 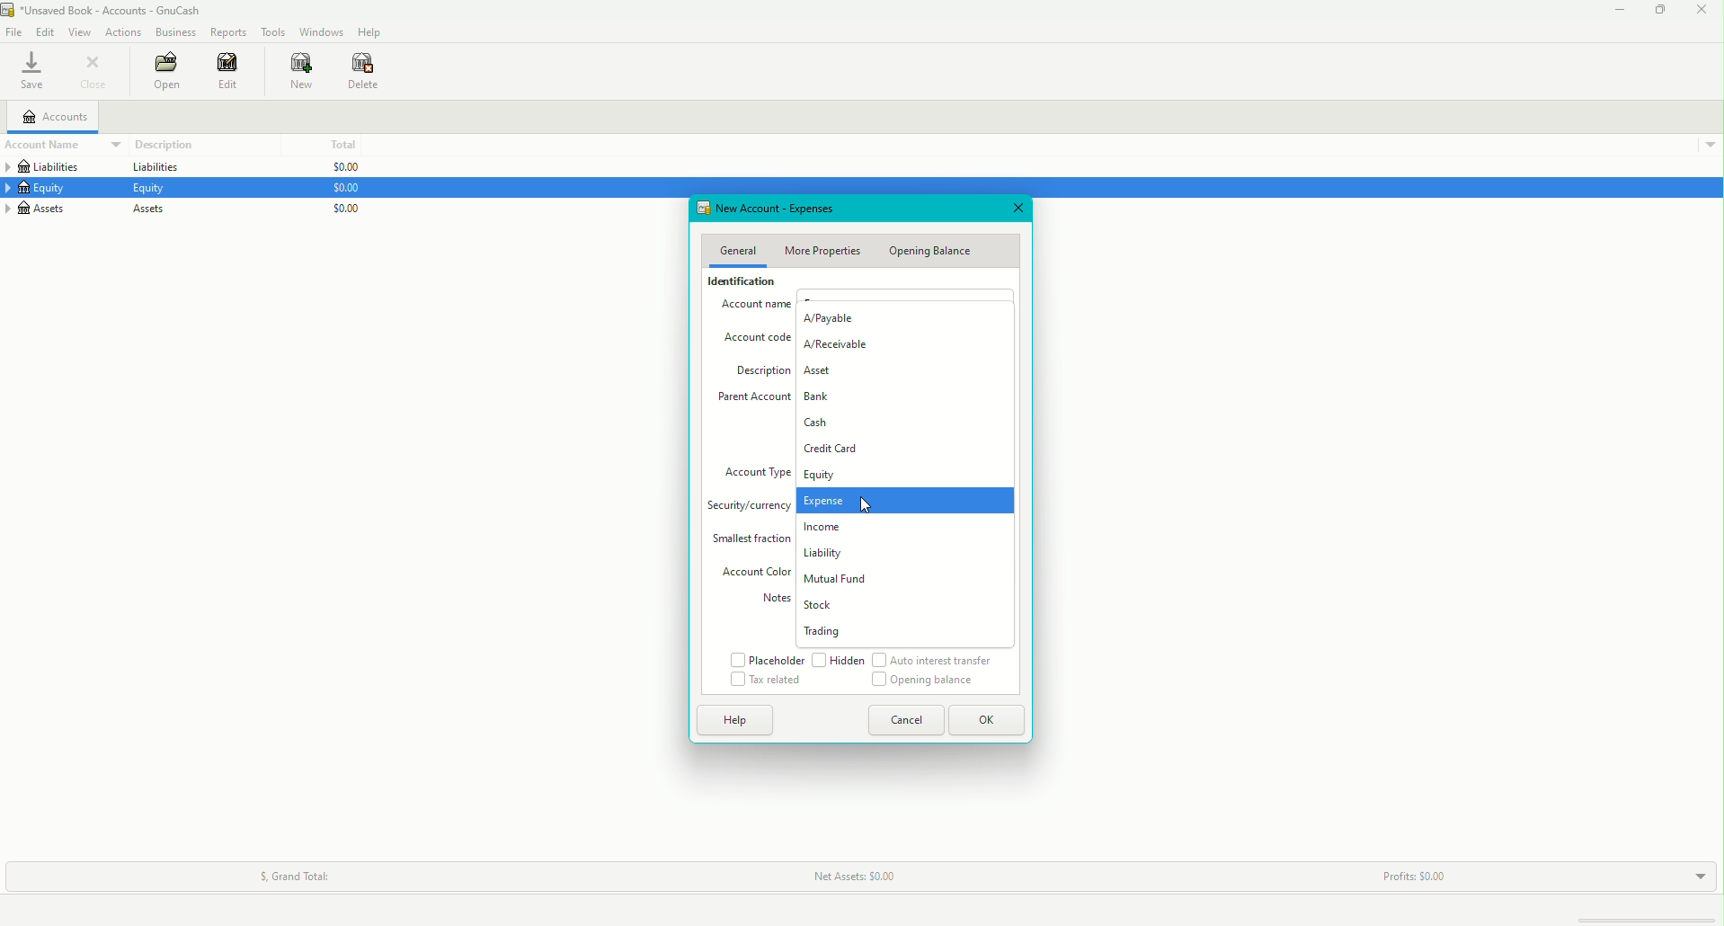 What do you see at coordinates (758, 370) in the screenshot?
I see `Description` at bounding box center [758, 370].